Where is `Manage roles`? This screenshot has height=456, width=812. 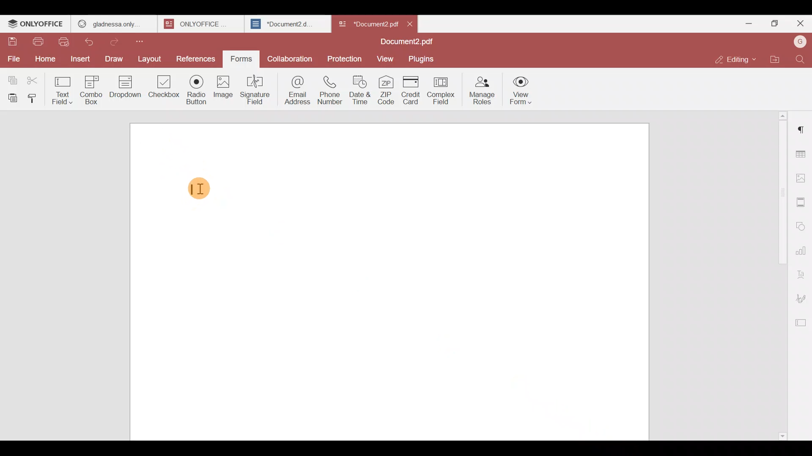 Manage roles is located at coordinates (482, 89).